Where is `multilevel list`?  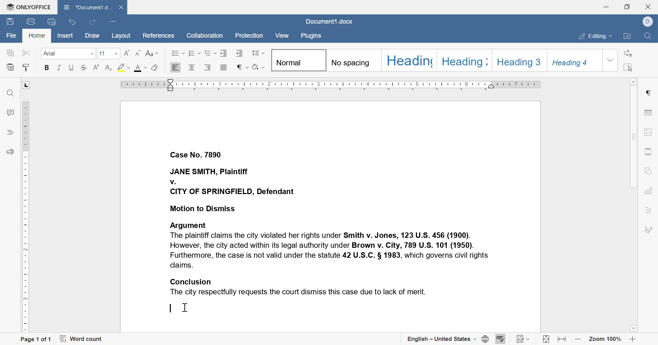
multilevel list is located at coordinates (210, 53).